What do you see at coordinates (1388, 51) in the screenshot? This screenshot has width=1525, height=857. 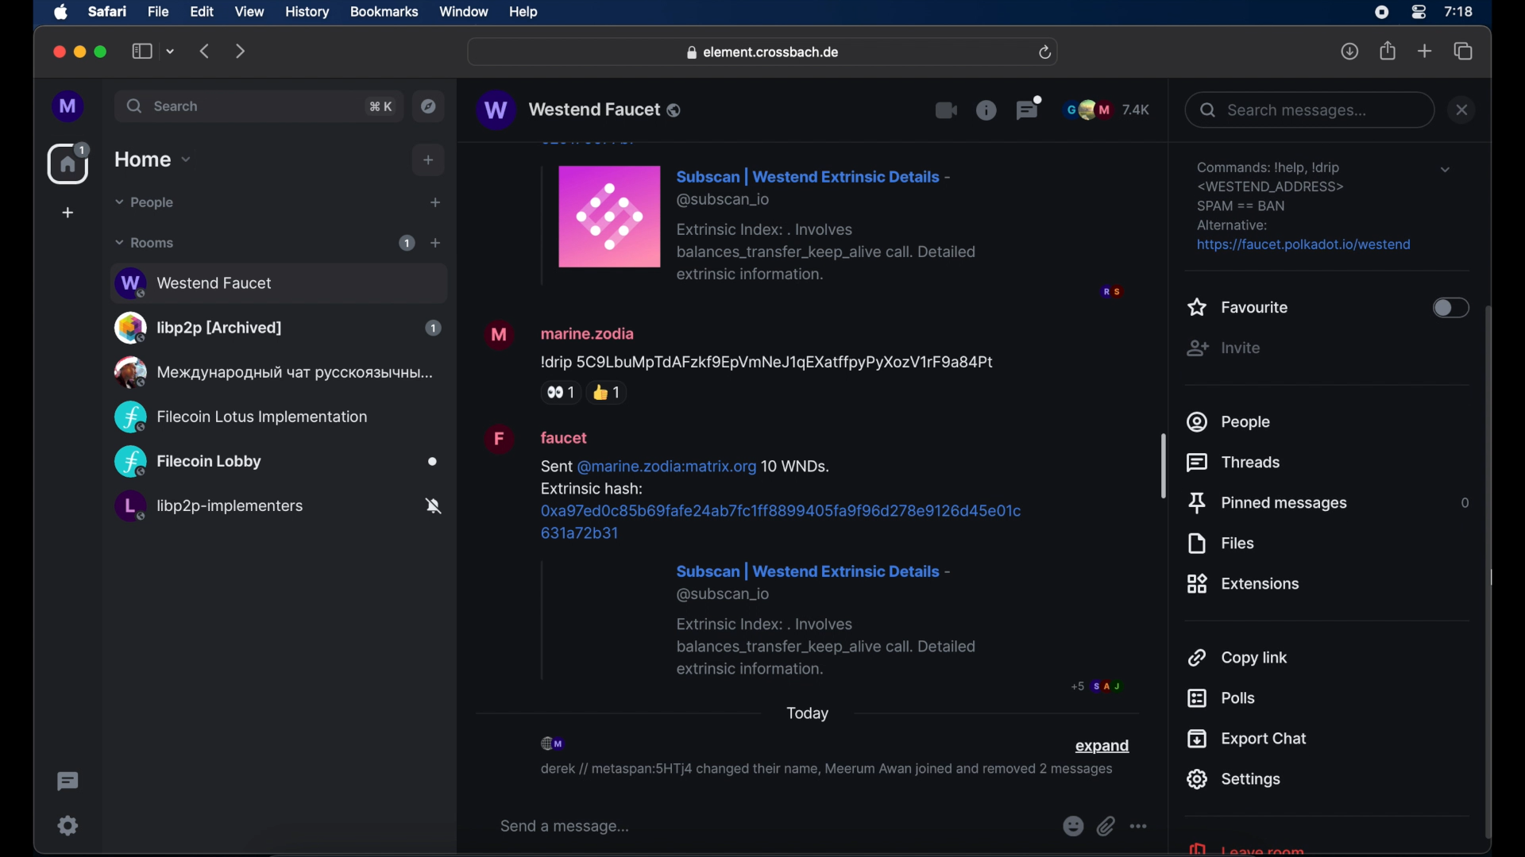 I see `share` at bounding box center [1388, 51].